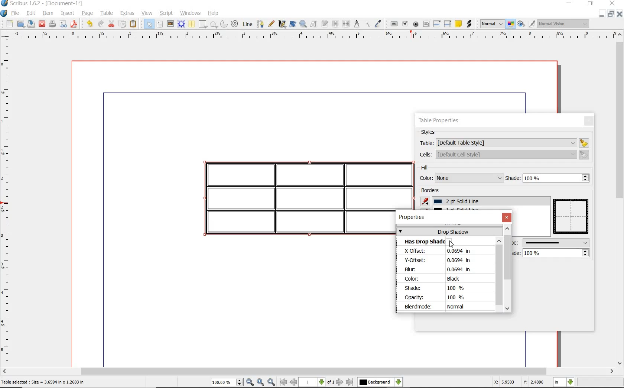 This screenshot has height=388, width=624. I want to click on has drop shade, so click(429, 242).